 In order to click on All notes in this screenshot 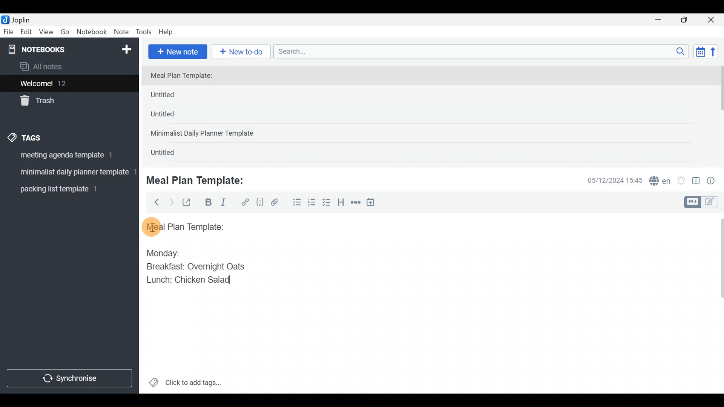, I will do `click(67, 67)`.